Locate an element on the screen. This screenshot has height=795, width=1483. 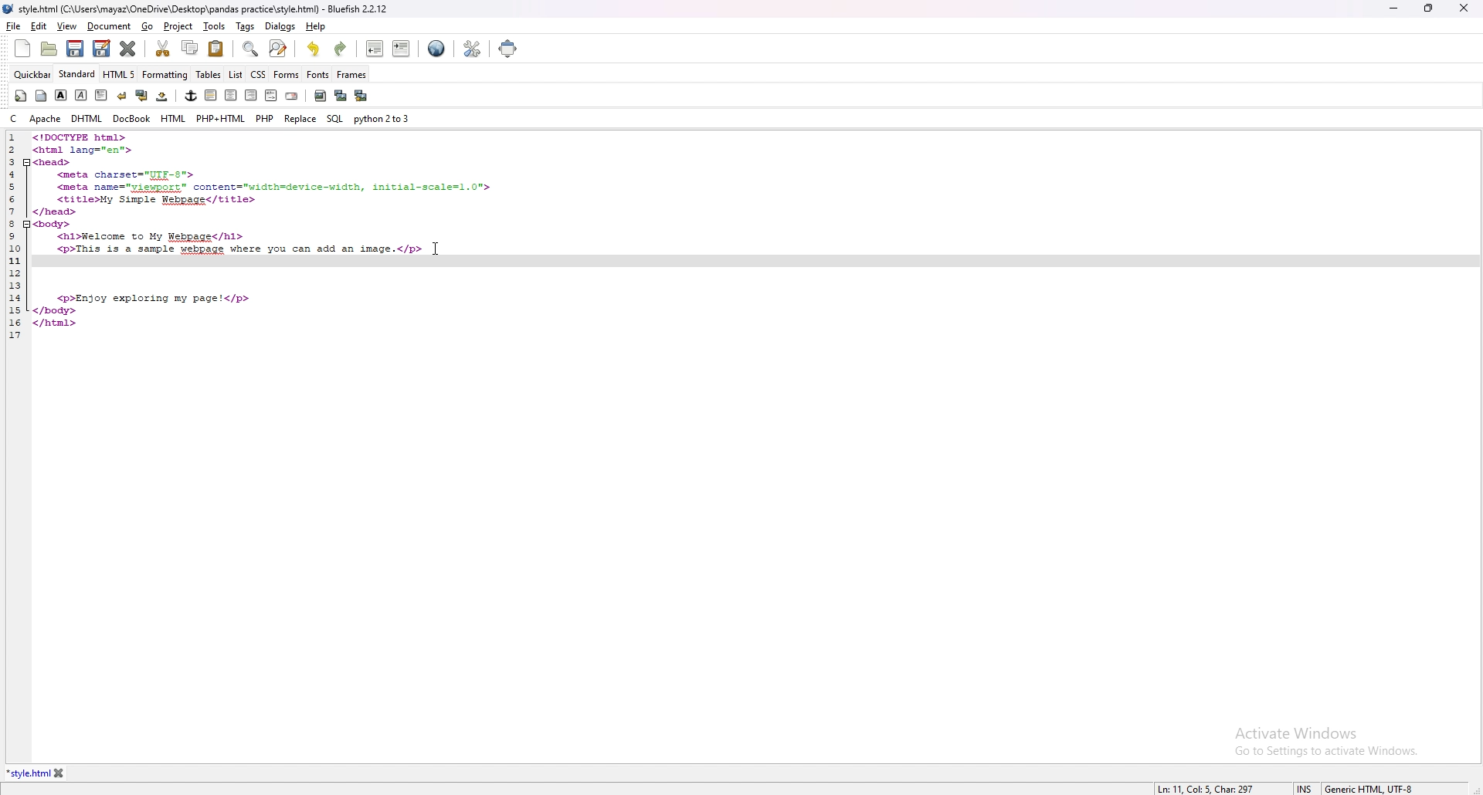
unindent is located at coordinates (374, 49).